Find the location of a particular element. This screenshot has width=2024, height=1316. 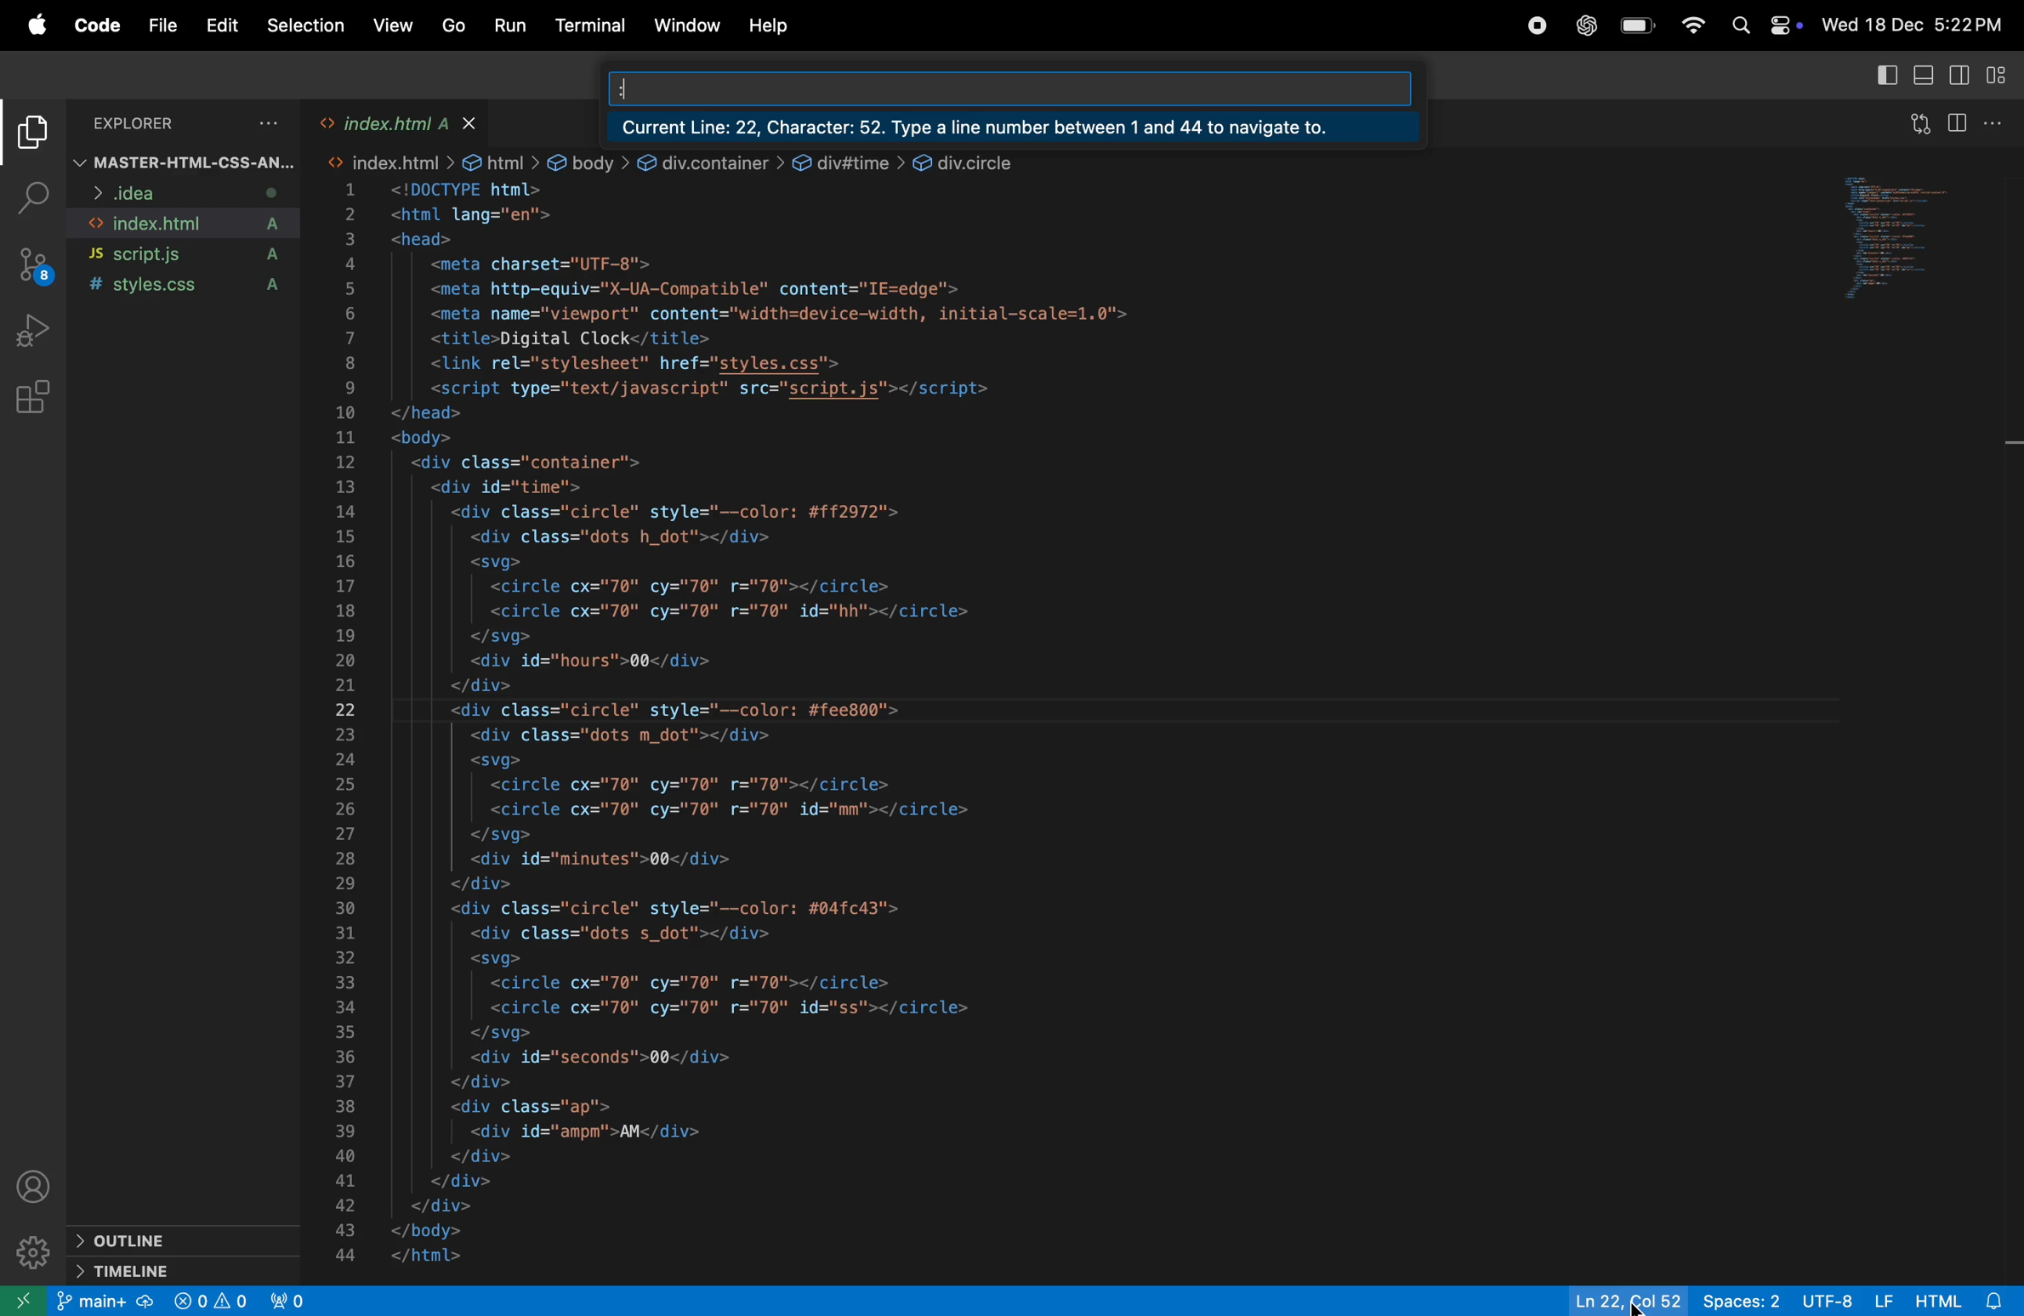

time line is located at coordinates (196, 1269).